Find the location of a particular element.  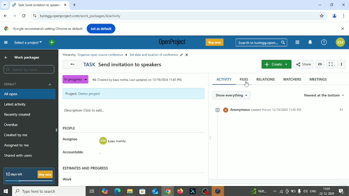

Back is located at coordinates (73, 64).